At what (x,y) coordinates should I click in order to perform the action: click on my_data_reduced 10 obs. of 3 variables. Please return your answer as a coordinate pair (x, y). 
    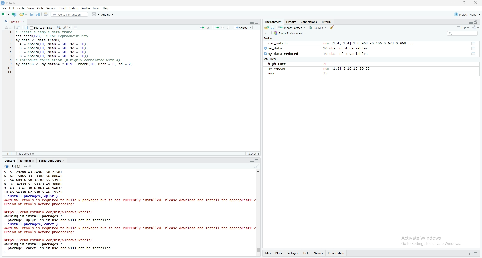
    Looking at the image, I should click on (318, 54).